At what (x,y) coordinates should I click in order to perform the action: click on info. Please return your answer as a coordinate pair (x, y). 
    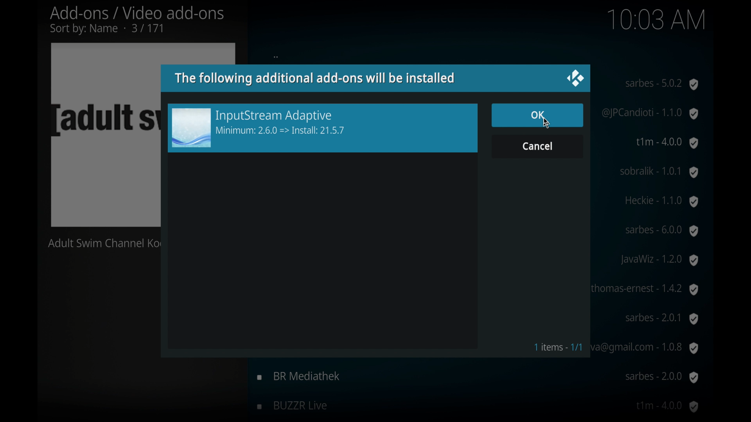
    Looking at the image, I should click on (315, 79).